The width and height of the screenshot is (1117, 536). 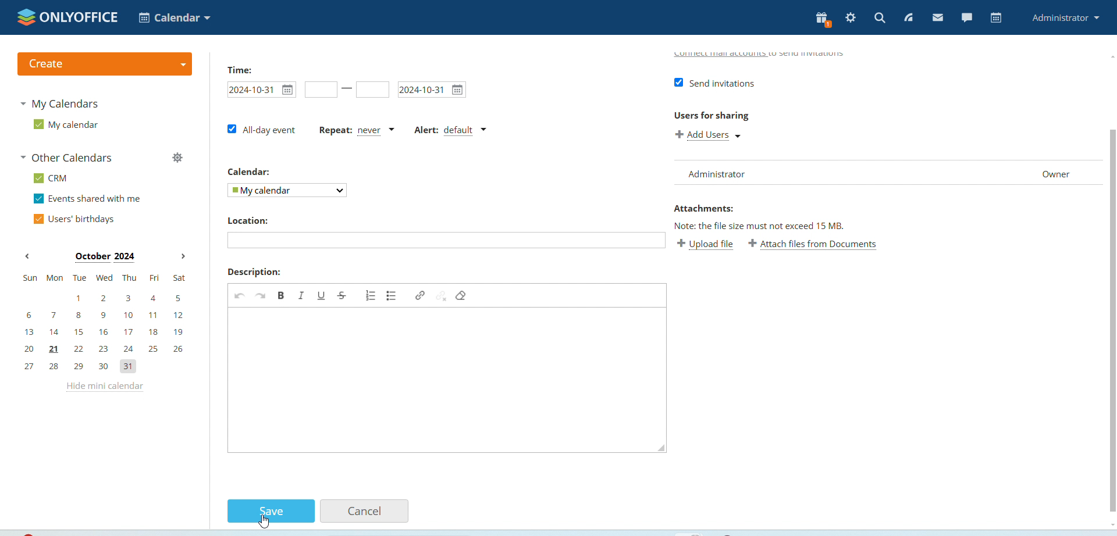 What do you see at coordinates (1110, 56) in the screenshot?
I see `scroll up` at bounding box center [1110, 56].